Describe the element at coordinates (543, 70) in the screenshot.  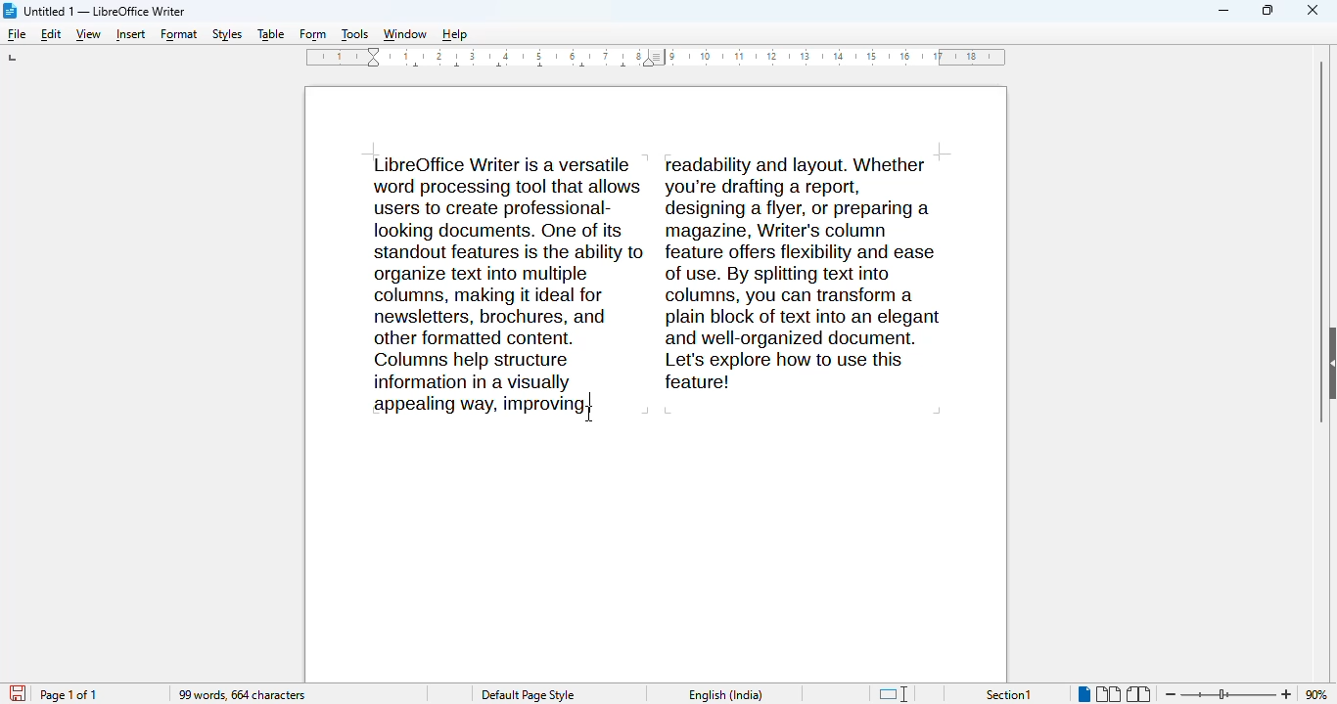
I see `center tab` at that location.